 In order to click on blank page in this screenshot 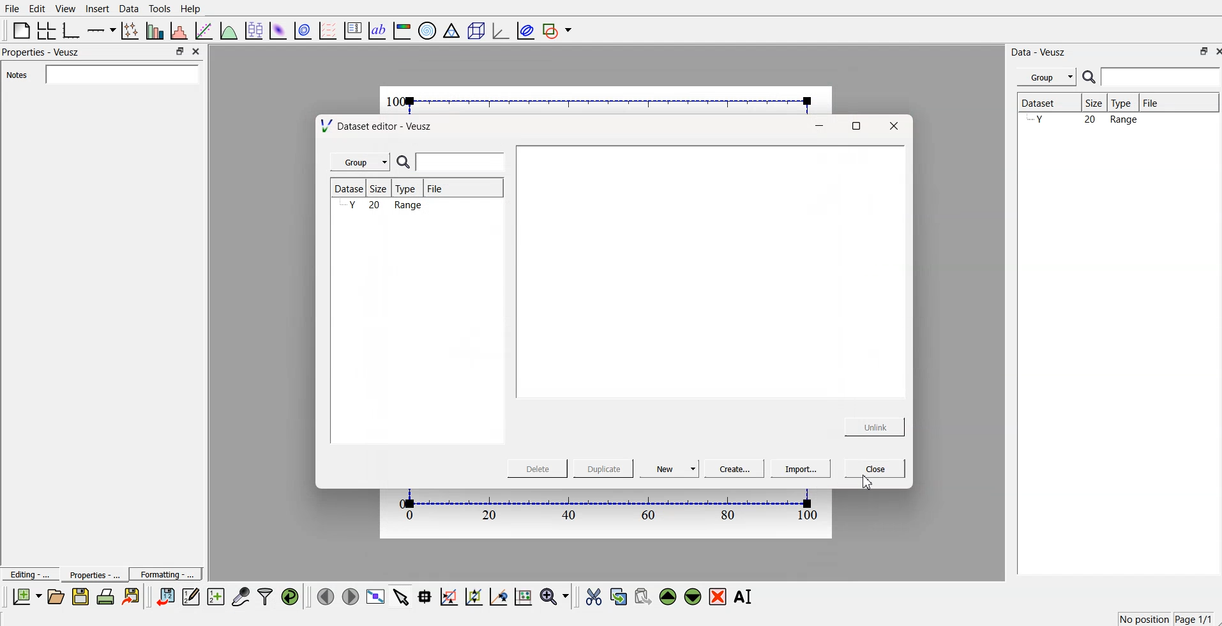, I will do `click(21, 30)`.